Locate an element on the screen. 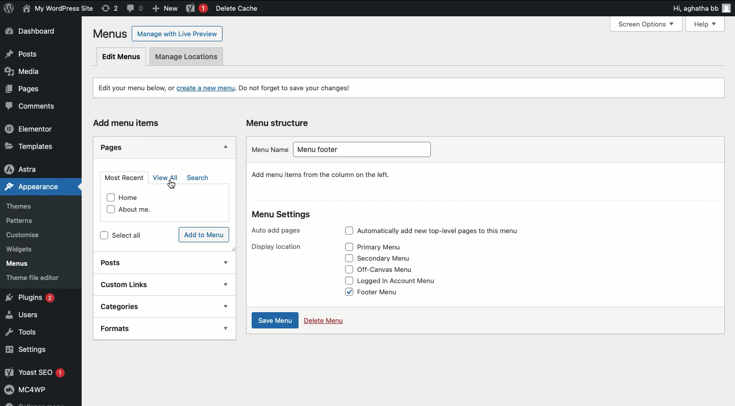 This screenshot has height=406, width=735. Customise is located at coordinates (22, 236).